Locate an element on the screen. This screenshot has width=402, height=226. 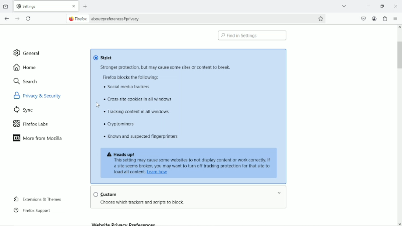
strict is located at coordinates (109, 58).